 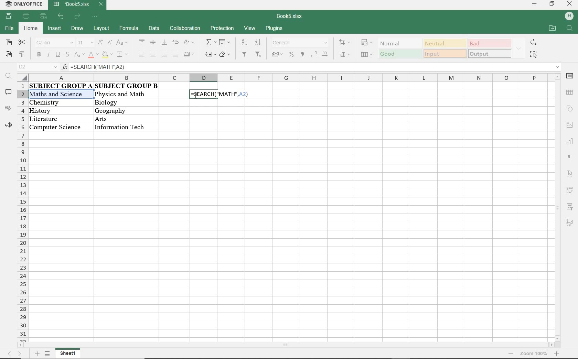 I want to click on comma style, so click(x=303, y=54).